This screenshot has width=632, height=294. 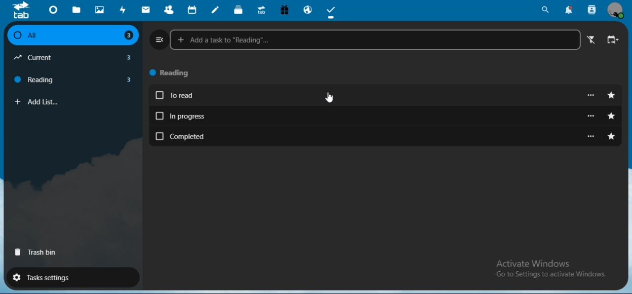 I want to click on tasks settings, so click(x=72, y=278).